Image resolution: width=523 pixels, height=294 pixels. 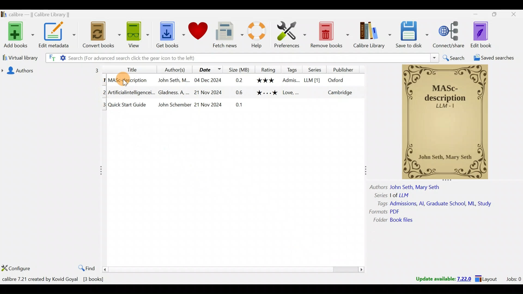 I want to click on , so click(x=266, y=93).